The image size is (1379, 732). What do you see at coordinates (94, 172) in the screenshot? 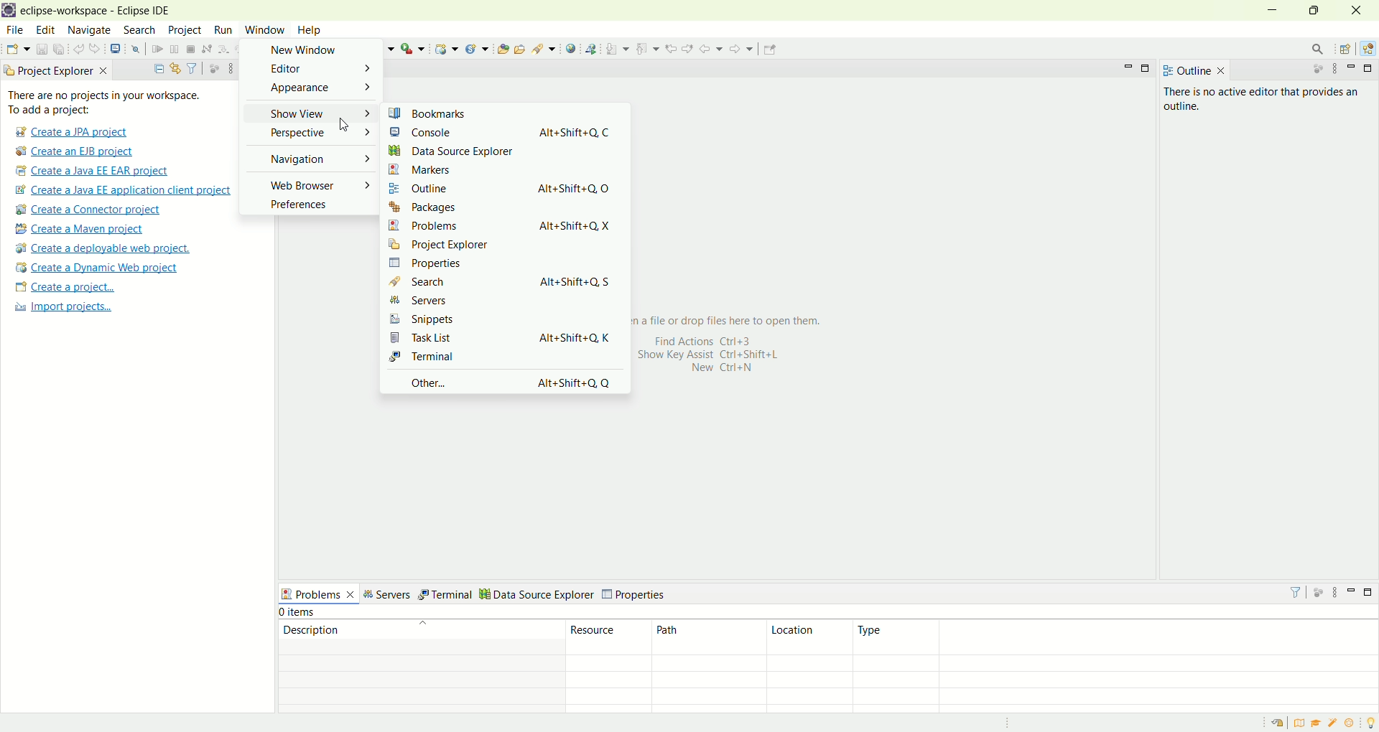
I see `create a Java EE EAR project` at bounding box center [94, 172].